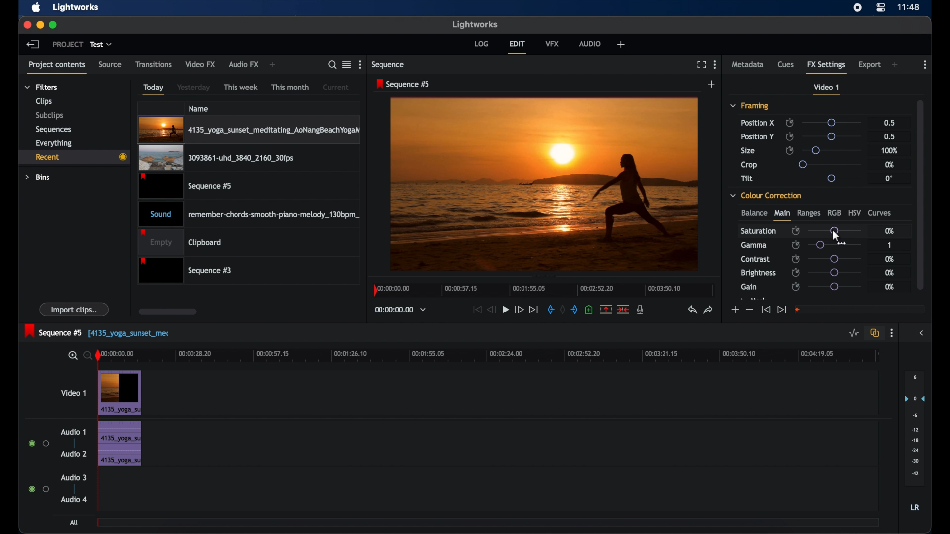 This screenshot has height=534, width=950. What do you see at coordinates (890, 273) in the screenshot?
I see `0%` at bounding box center [890, 273].